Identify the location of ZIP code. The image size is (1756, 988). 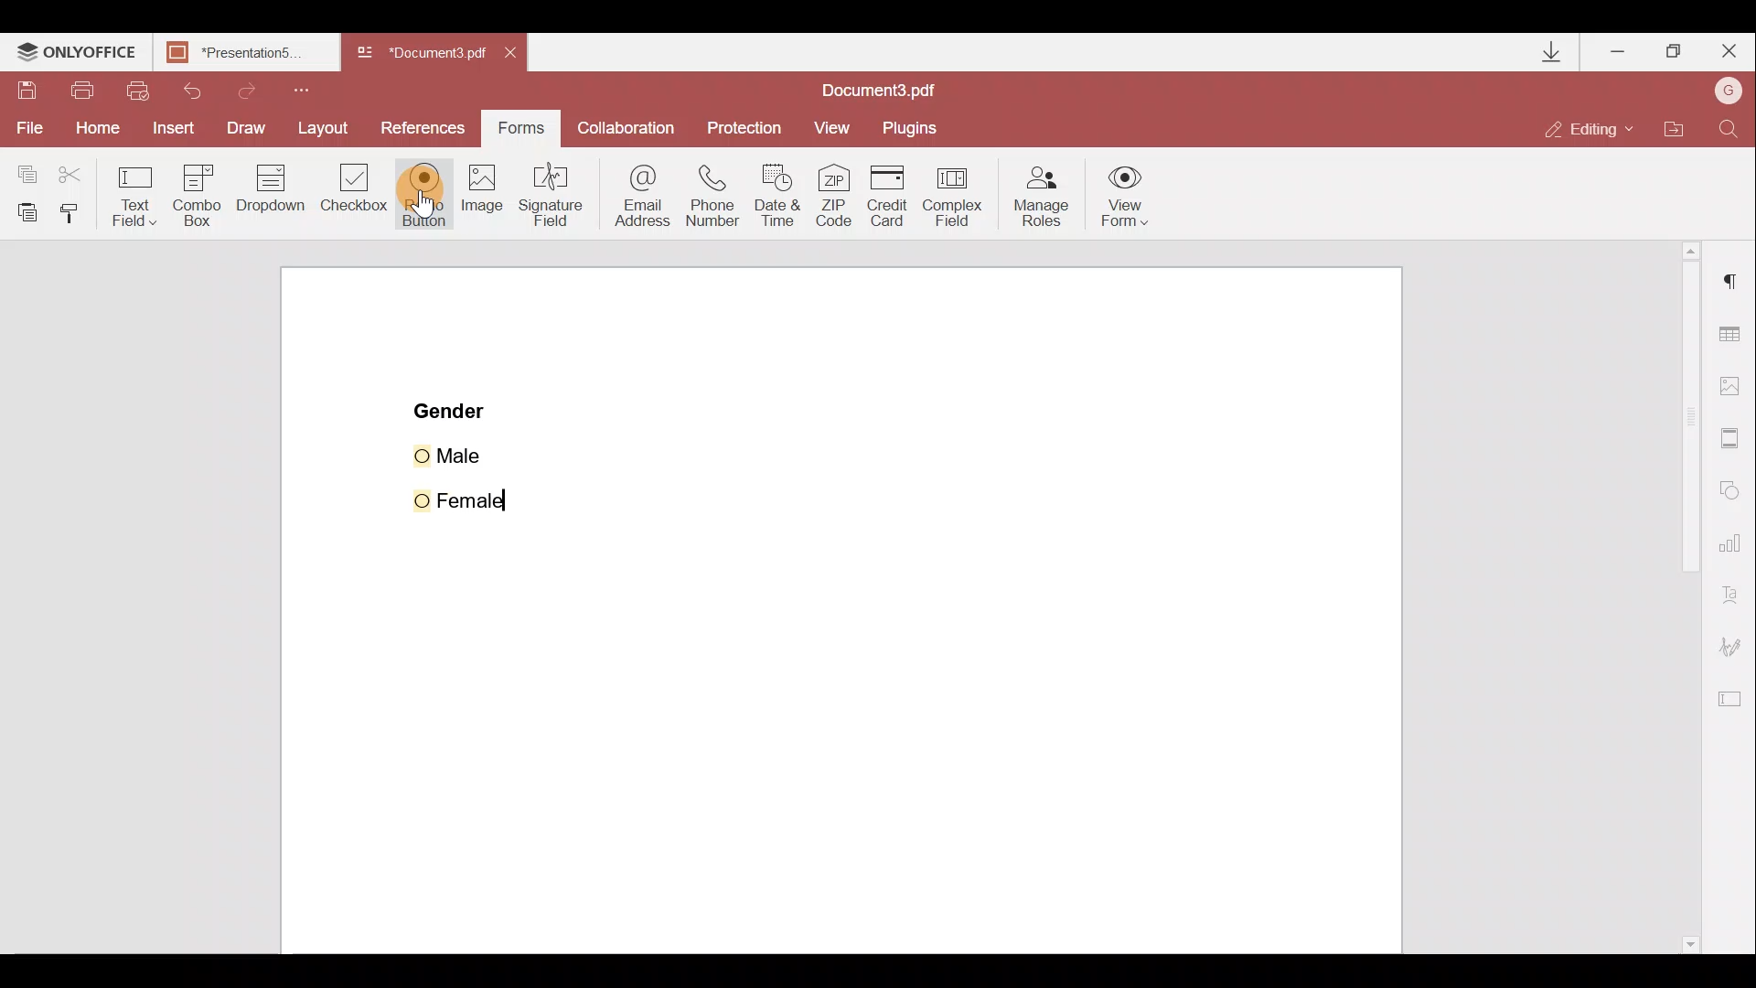
(834, 196).